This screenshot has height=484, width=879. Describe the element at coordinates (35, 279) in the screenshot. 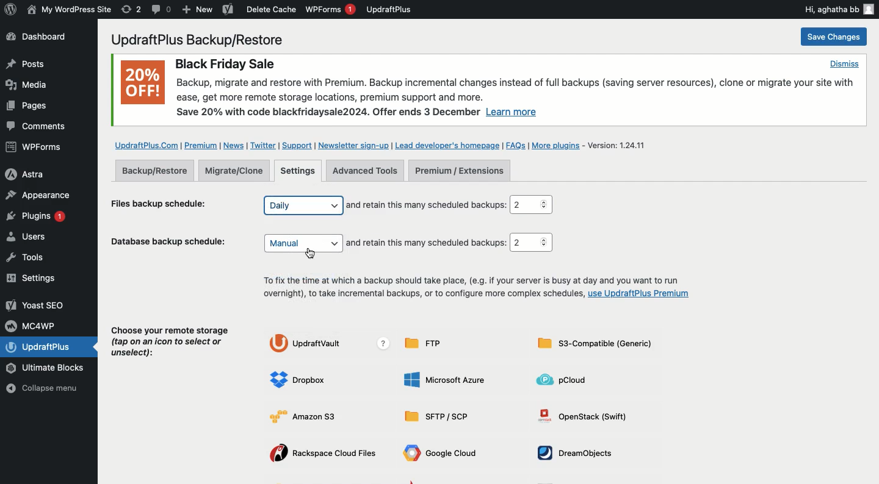

I see `Settings` at that location.